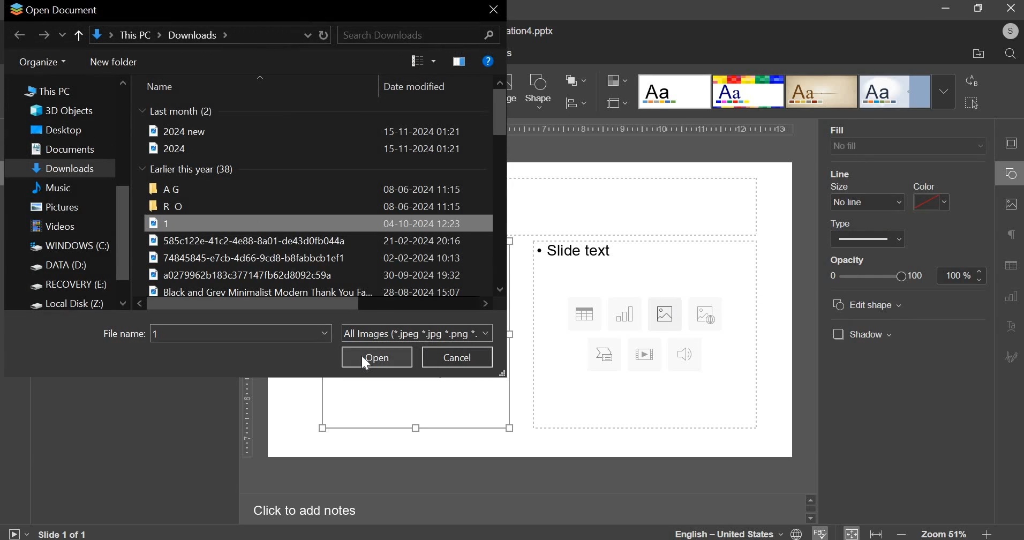 Image resolution: width=1024 pixels, height=540 pixels. Describe the element at coordinates (414, 86) in the screenshot. I see `Date modified` at that location.